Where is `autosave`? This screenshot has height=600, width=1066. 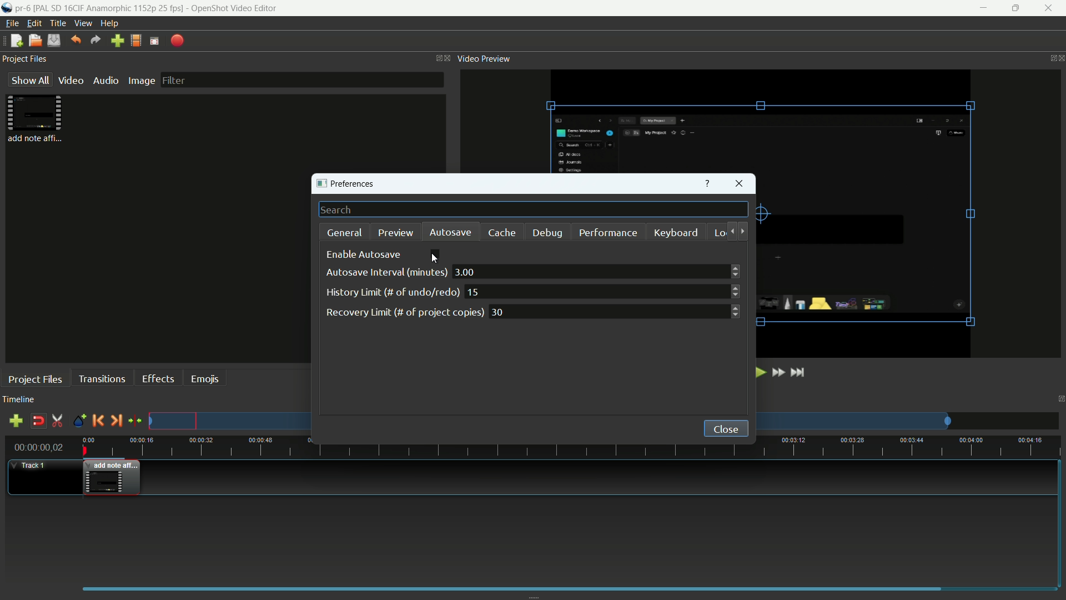
autosave is located at coordinates (451, 233).